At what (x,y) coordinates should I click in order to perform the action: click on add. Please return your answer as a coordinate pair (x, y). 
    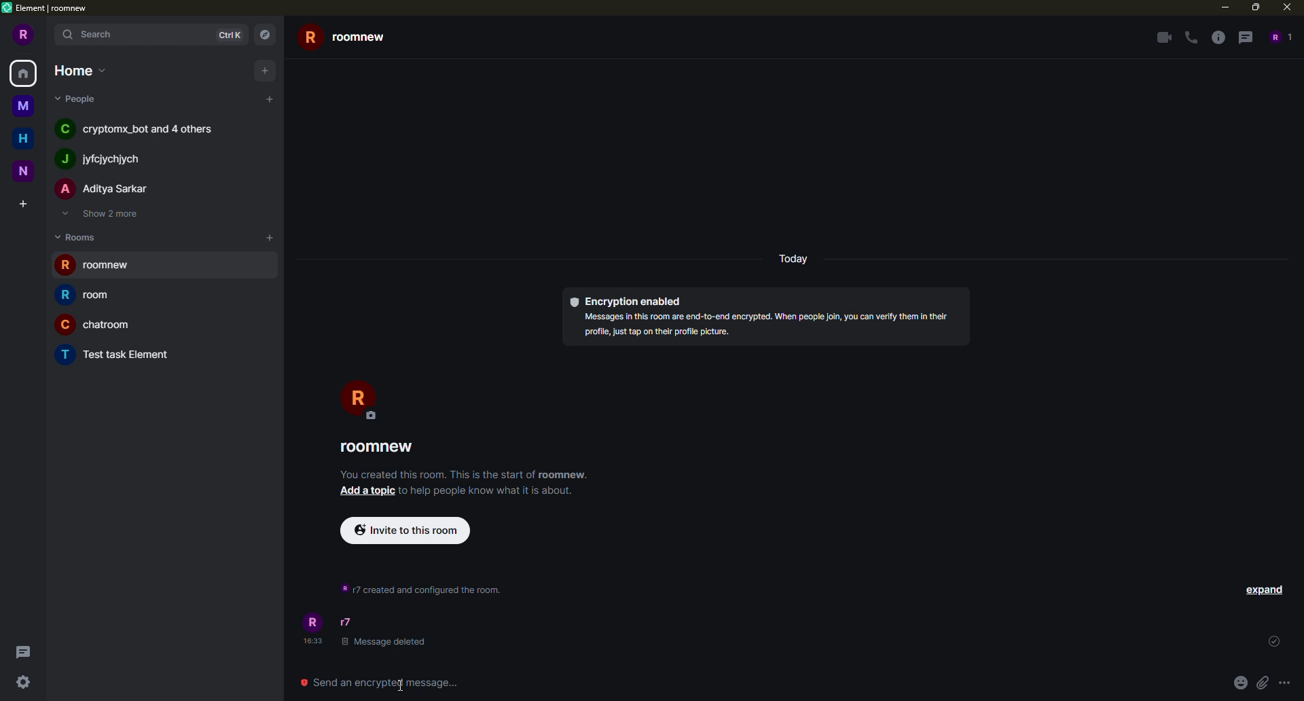
    Looking at the image, I should click on (266, 236).